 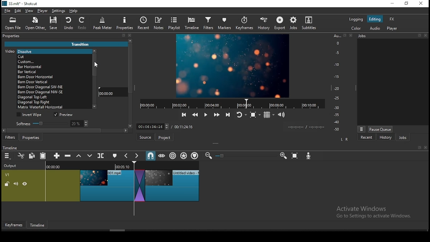 I want to click on open file, so click(x=14, y=24).